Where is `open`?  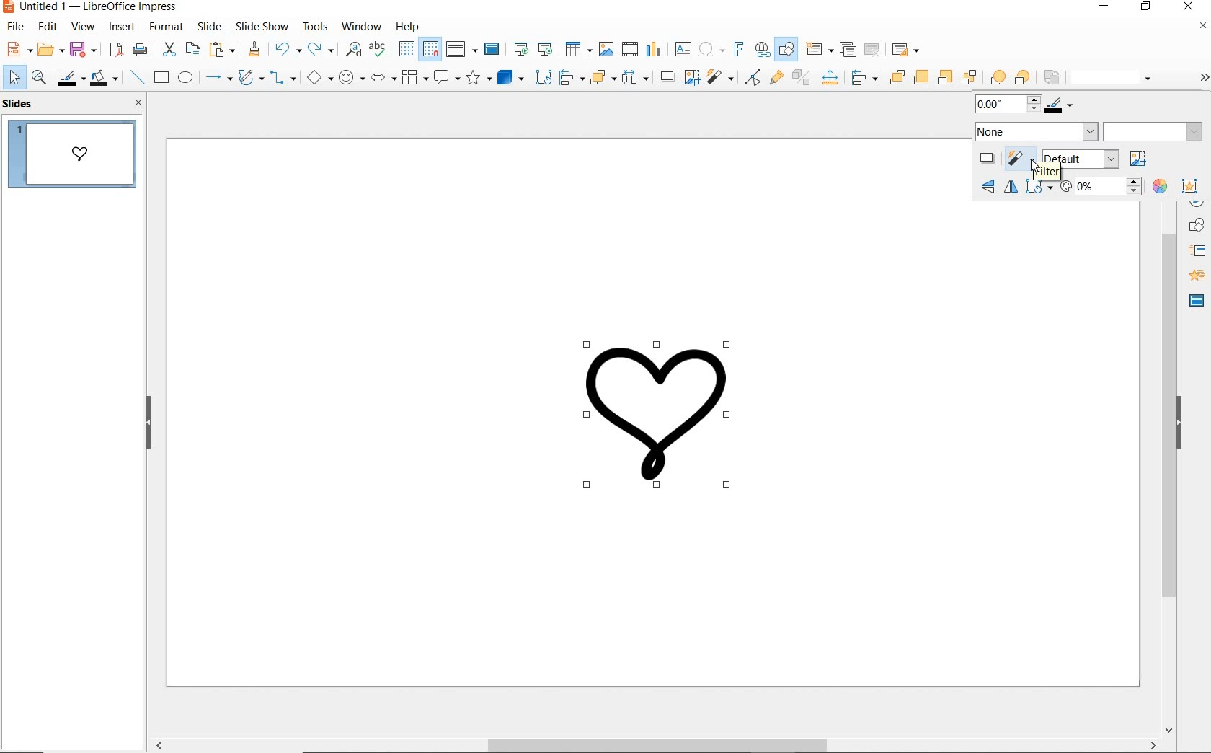 open is located at coordinates (49, 48).